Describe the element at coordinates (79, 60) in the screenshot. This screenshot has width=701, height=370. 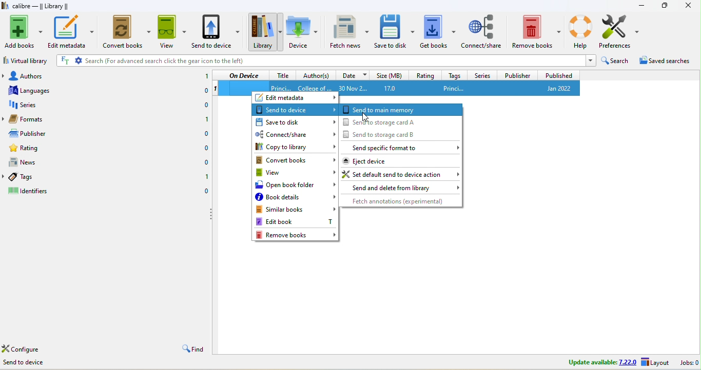
I see `settings` at that location.